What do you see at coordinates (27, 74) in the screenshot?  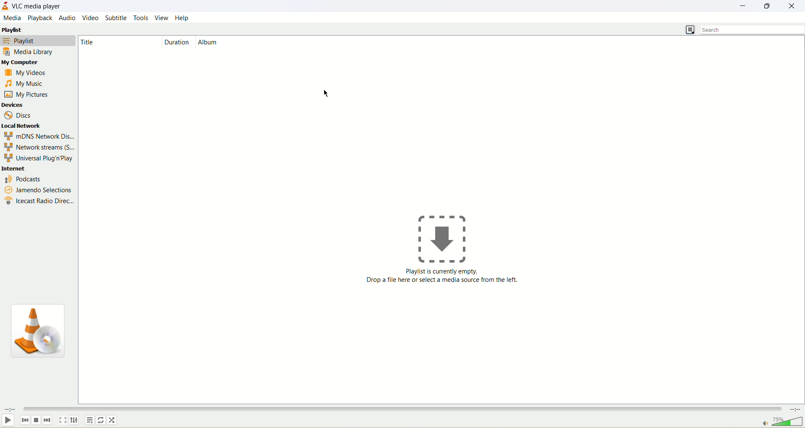 I see `my videos` at bounding box center [27, 74].